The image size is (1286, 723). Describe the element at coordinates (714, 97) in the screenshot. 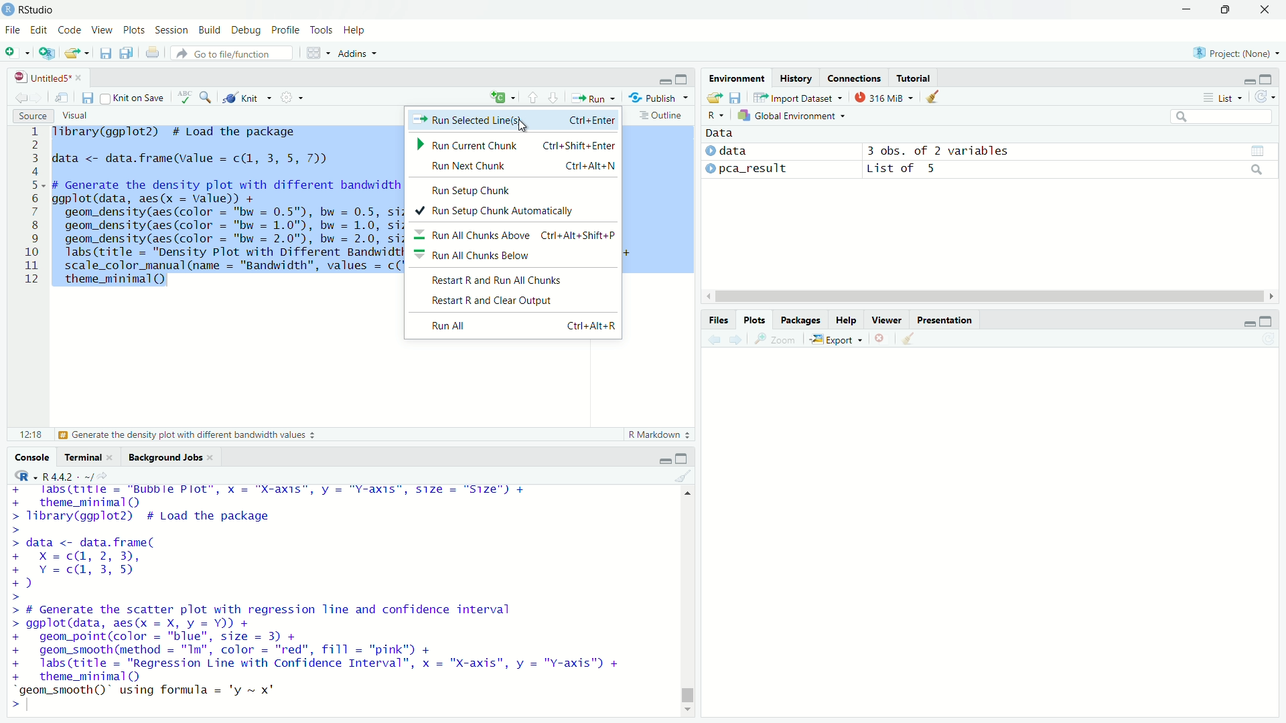

I see `Load workspace` at that location.